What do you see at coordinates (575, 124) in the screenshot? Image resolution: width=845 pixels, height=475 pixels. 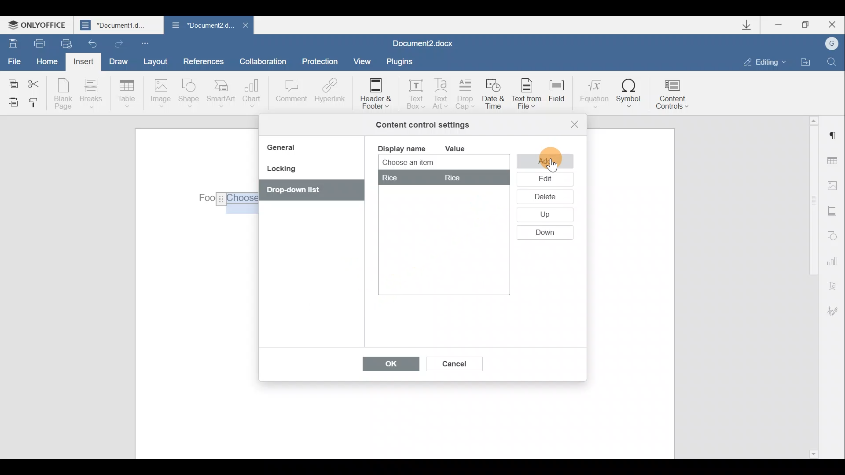 I see `Close` at bounding box center [575, 124].